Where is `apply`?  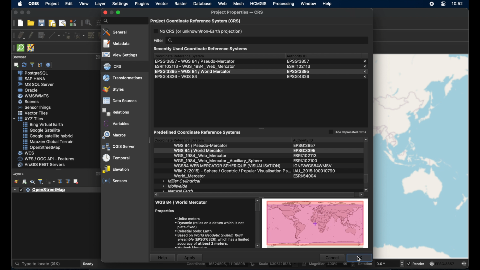
apply is located at coordinates (191, 258).